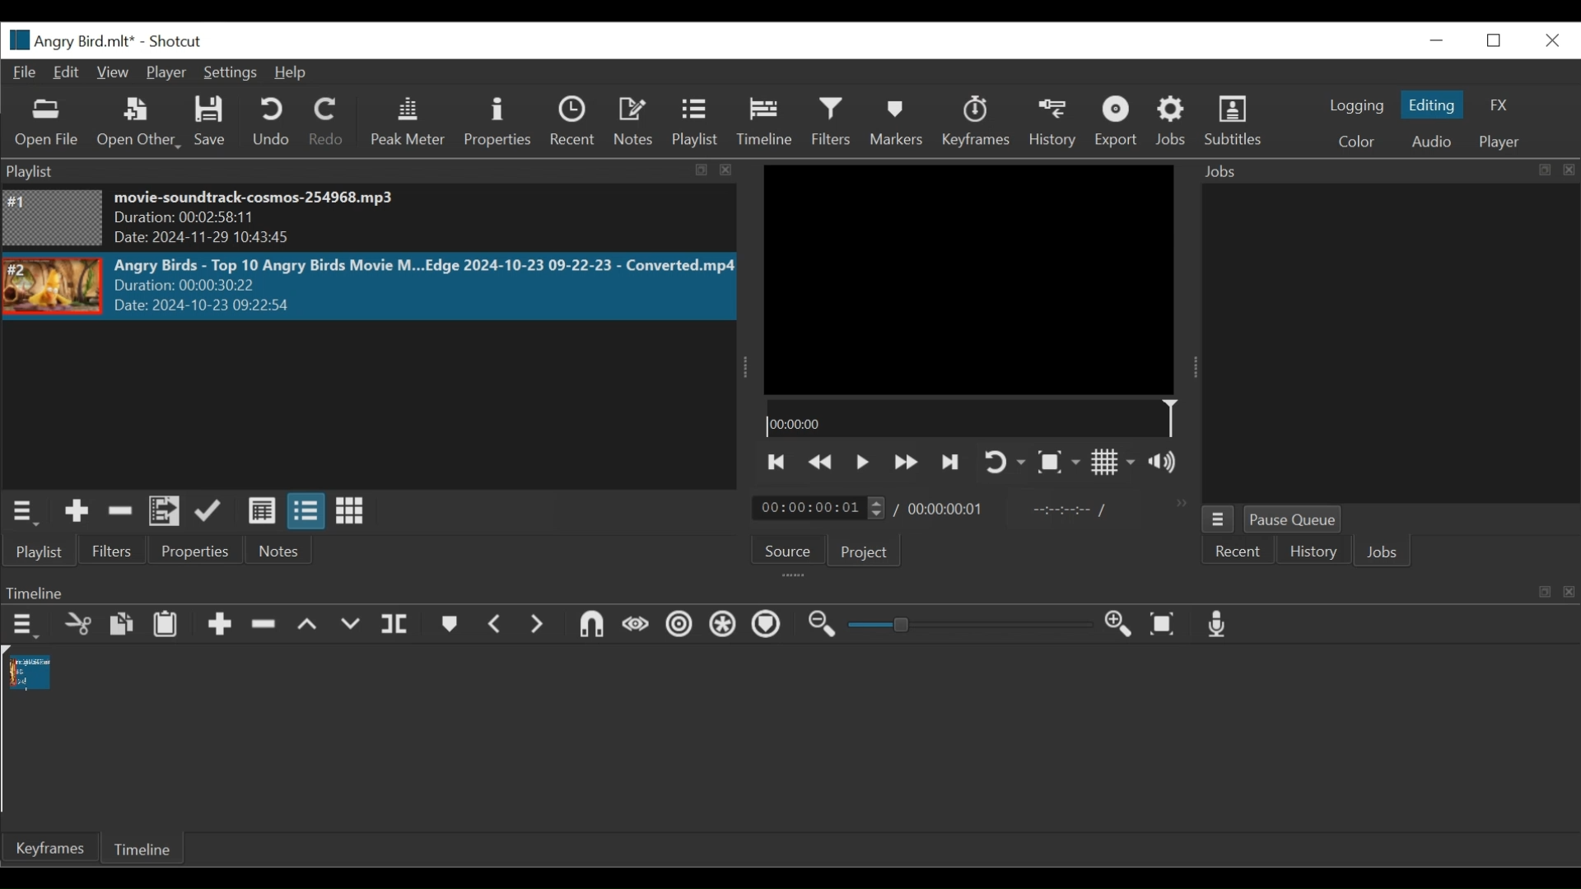 This screenshot has width=1581, height=889. I want to click on Player, so click(1501, 143).